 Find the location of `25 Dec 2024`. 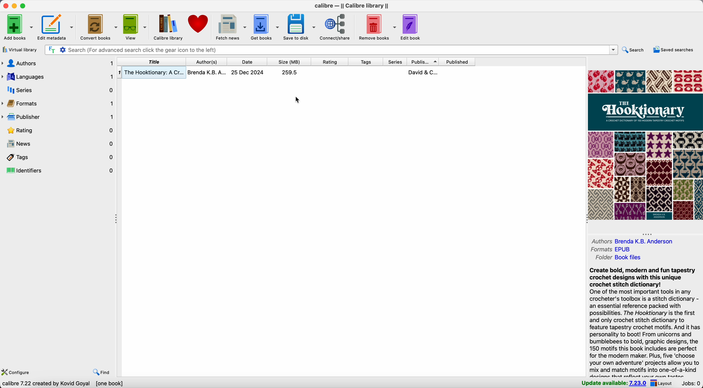

25 Dec 2024 is located at coordinates (248, 72).